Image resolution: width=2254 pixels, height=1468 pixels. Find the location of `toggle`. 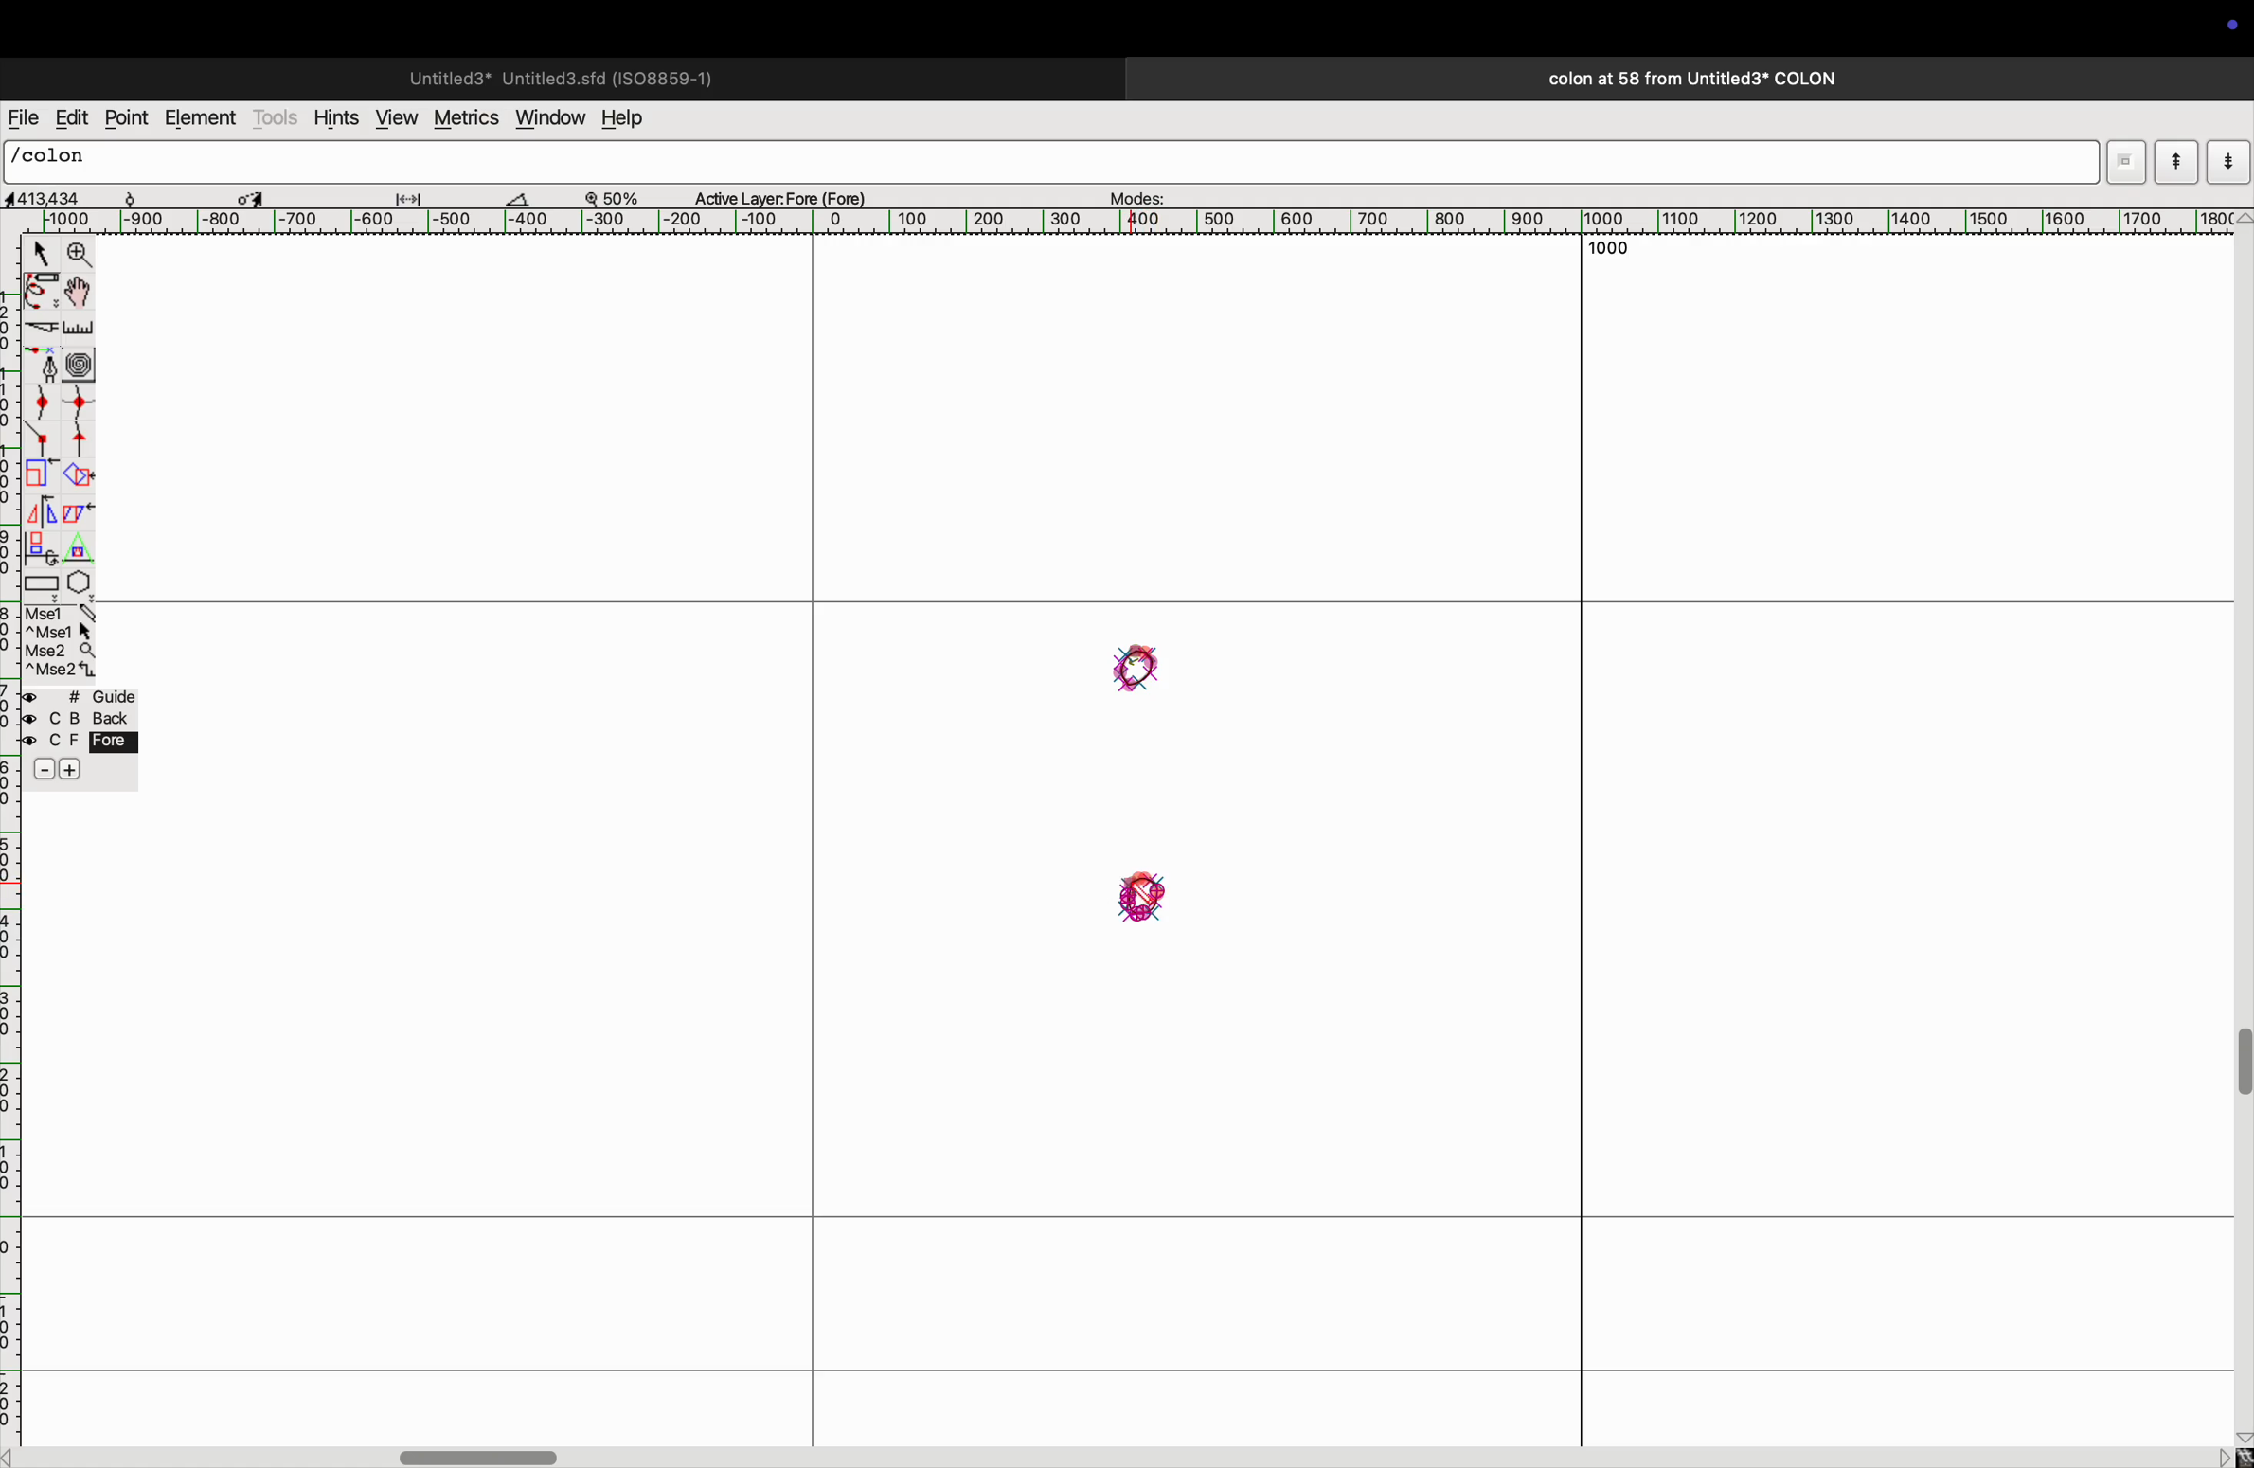

toggle is located at coordinates (251, 195).